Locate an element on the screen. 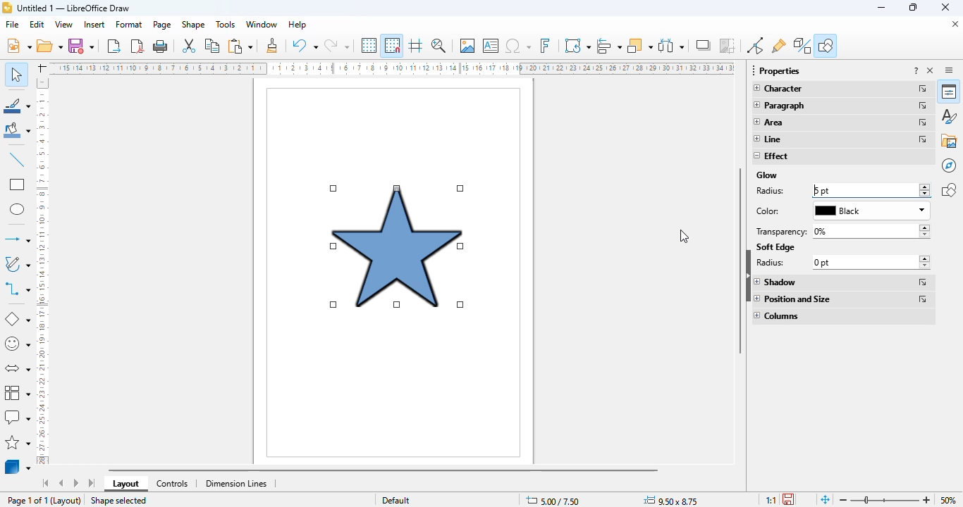 The width and height of the screenshot is (963, 507). area is located at coordinates (768, 122).